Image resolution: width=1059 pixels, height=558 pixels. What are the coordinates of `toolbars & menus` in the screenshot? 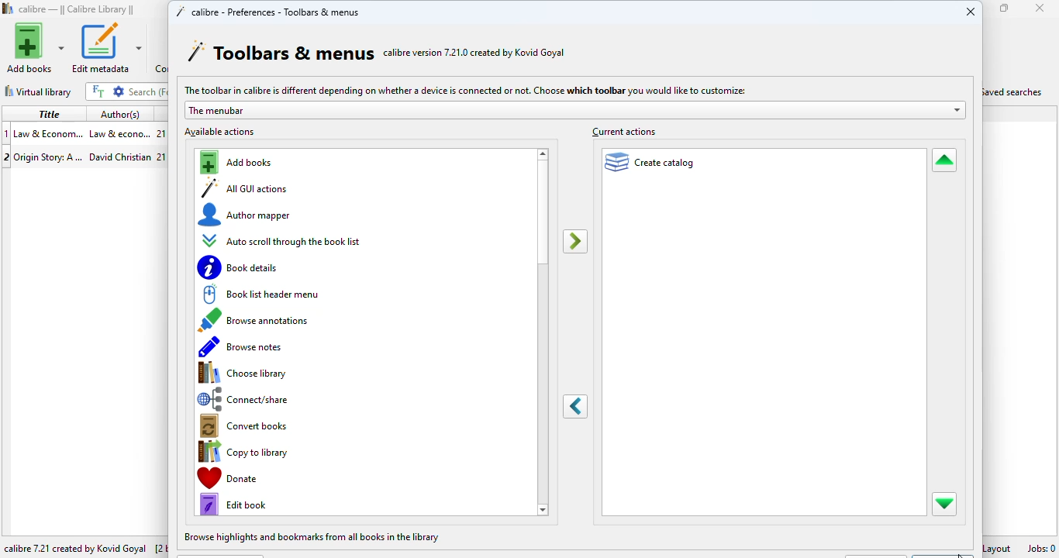 It's located at (281, 52).